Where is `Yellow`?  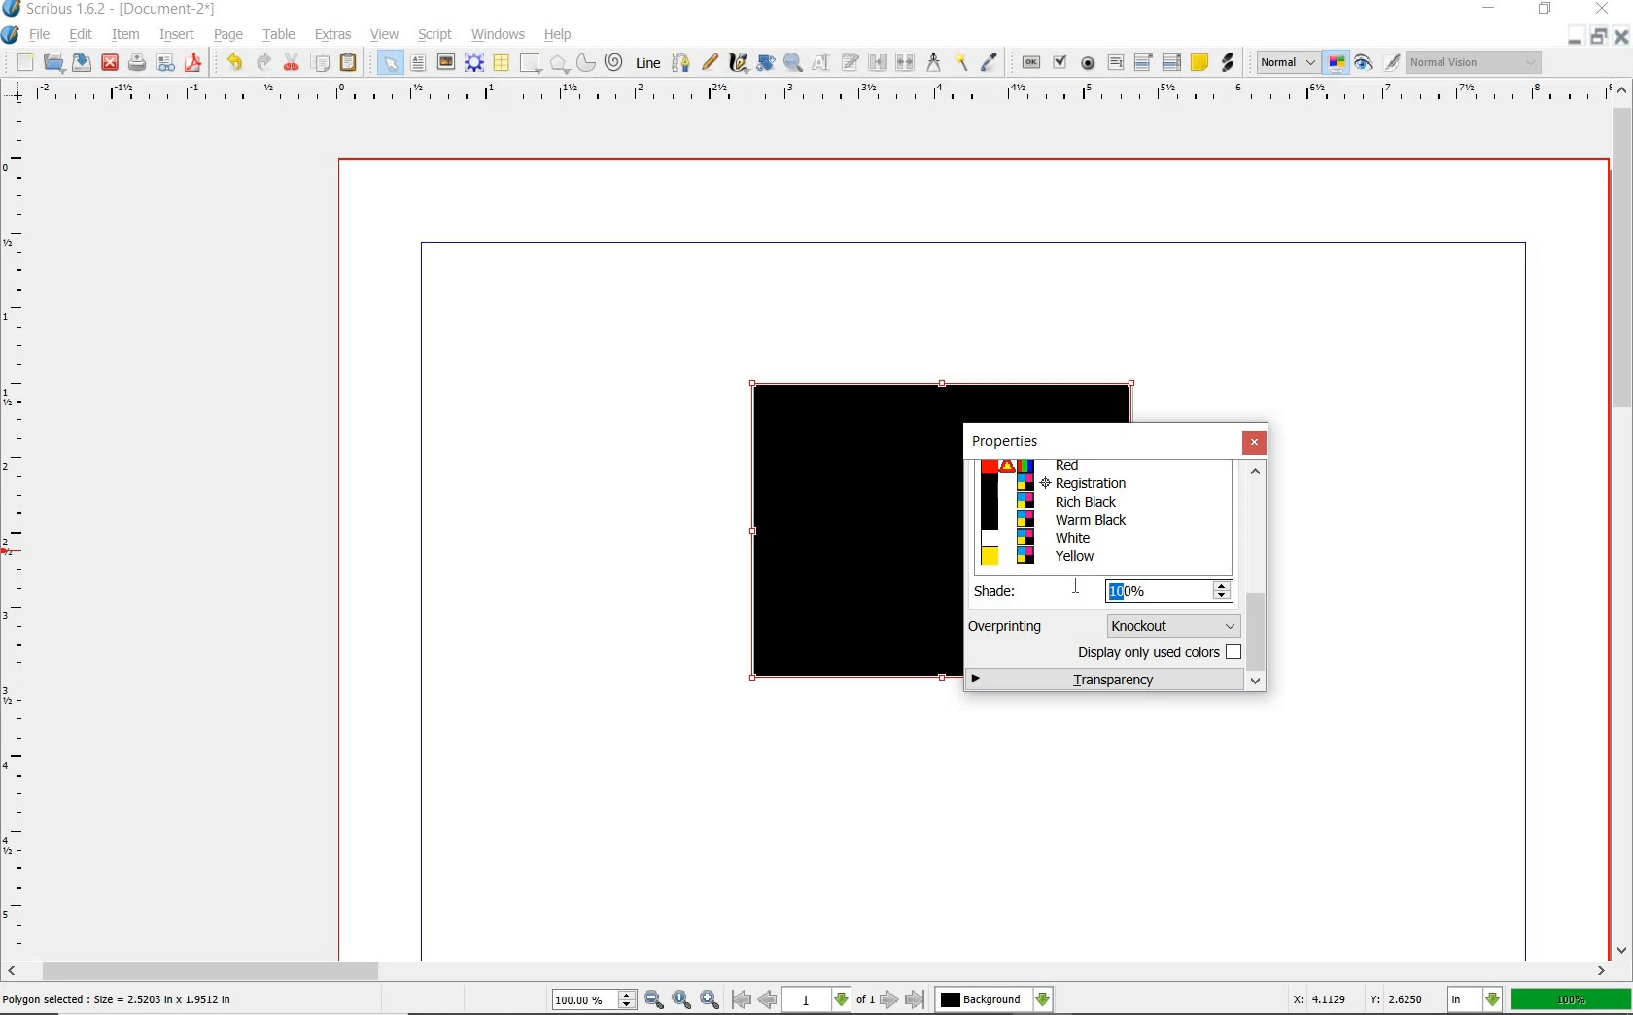
Yellow is located at coordinates (1100, 557).